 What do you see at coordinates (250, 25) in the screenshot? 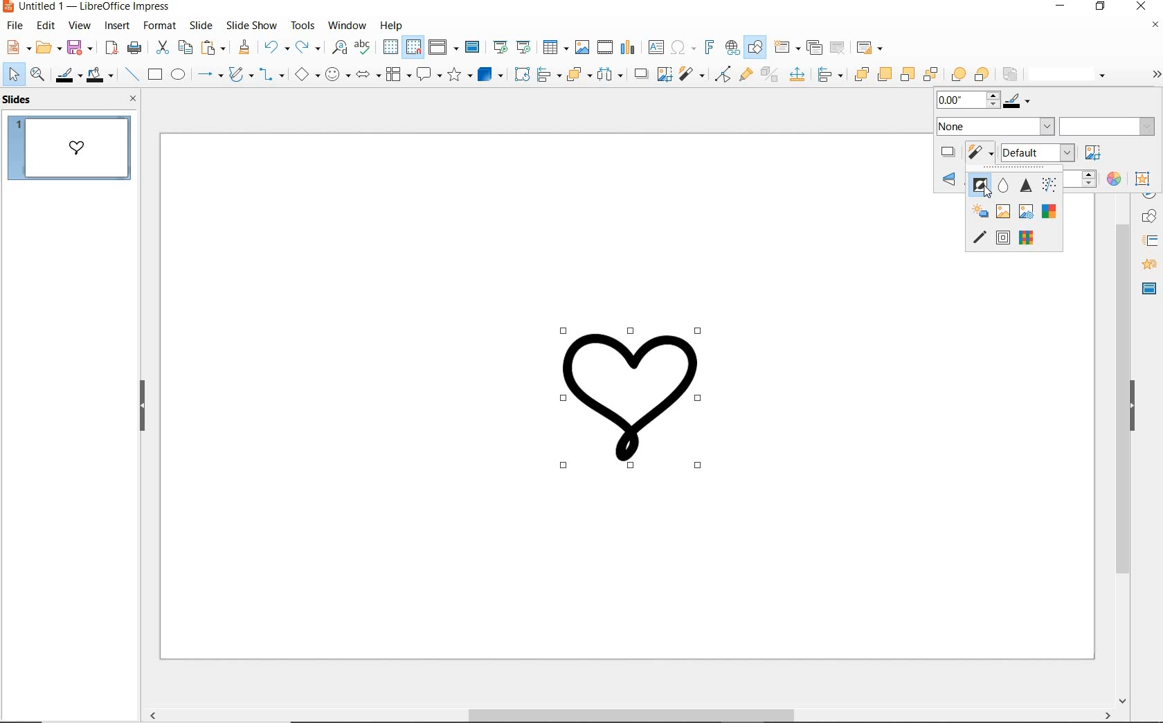
I see `slide show` at bounding box center [250, 25].